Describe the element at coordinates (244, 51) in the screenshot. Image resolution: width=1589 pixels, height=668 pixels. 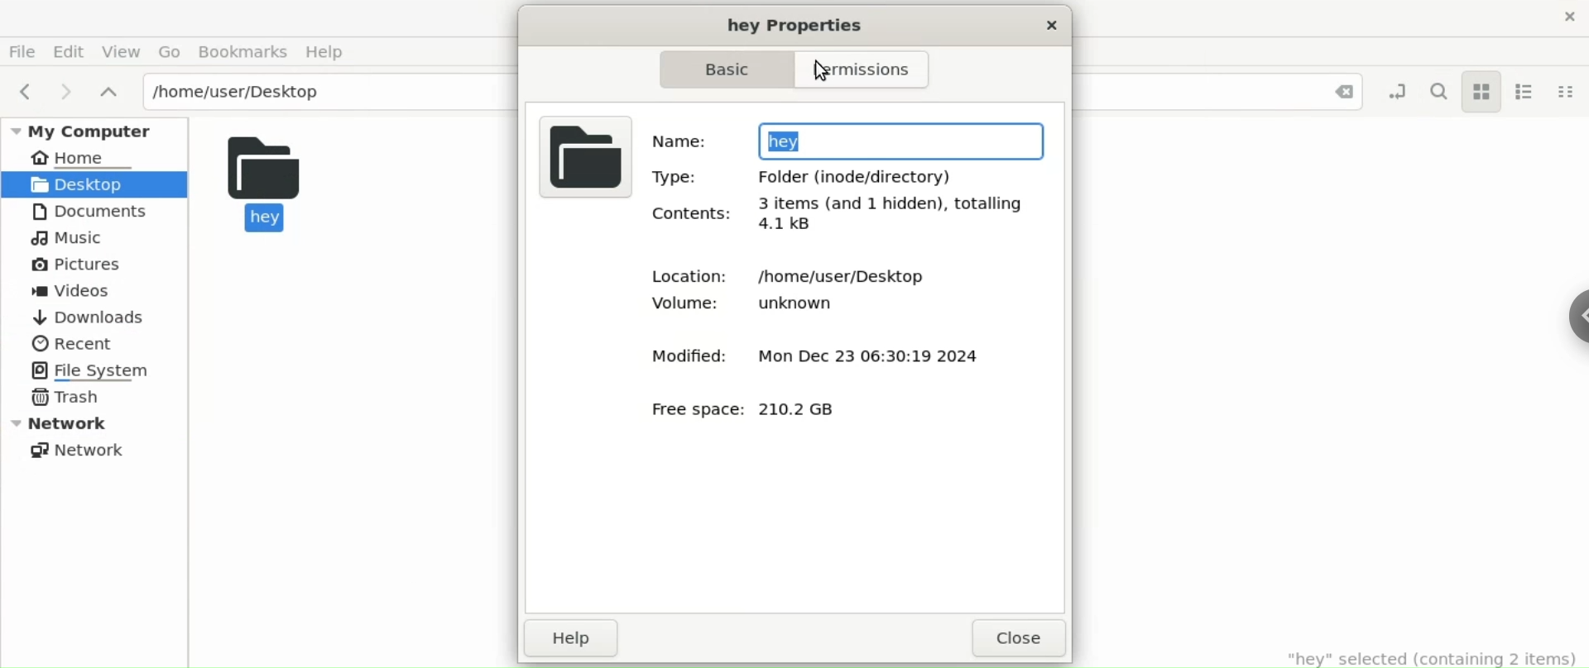
I see `Bookmarks` at that location.